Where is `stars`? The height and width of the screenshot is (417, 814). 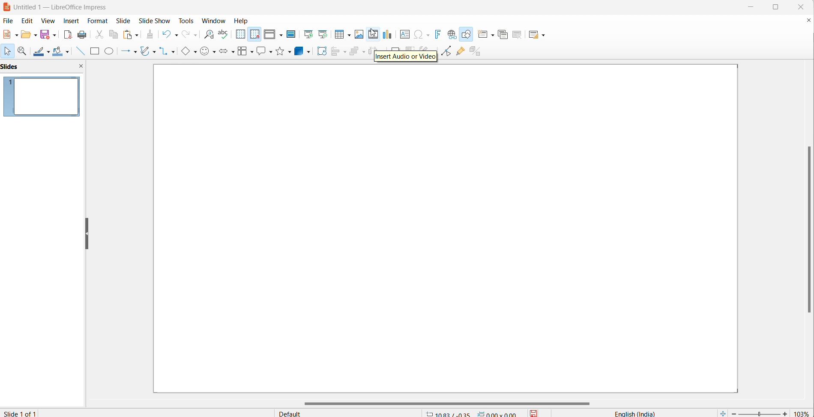 stars is located at coordinates (280, 51).